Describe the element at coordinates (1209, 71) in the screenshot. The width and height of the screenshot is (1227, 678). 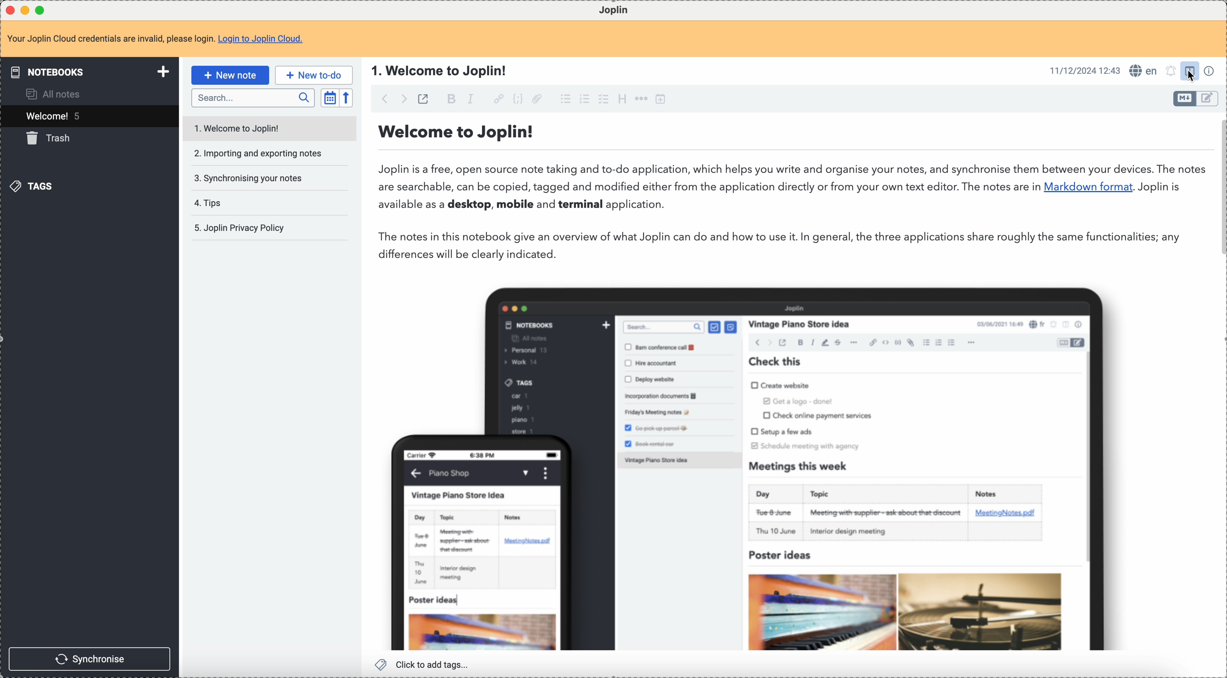
I see `note properties` at that location.